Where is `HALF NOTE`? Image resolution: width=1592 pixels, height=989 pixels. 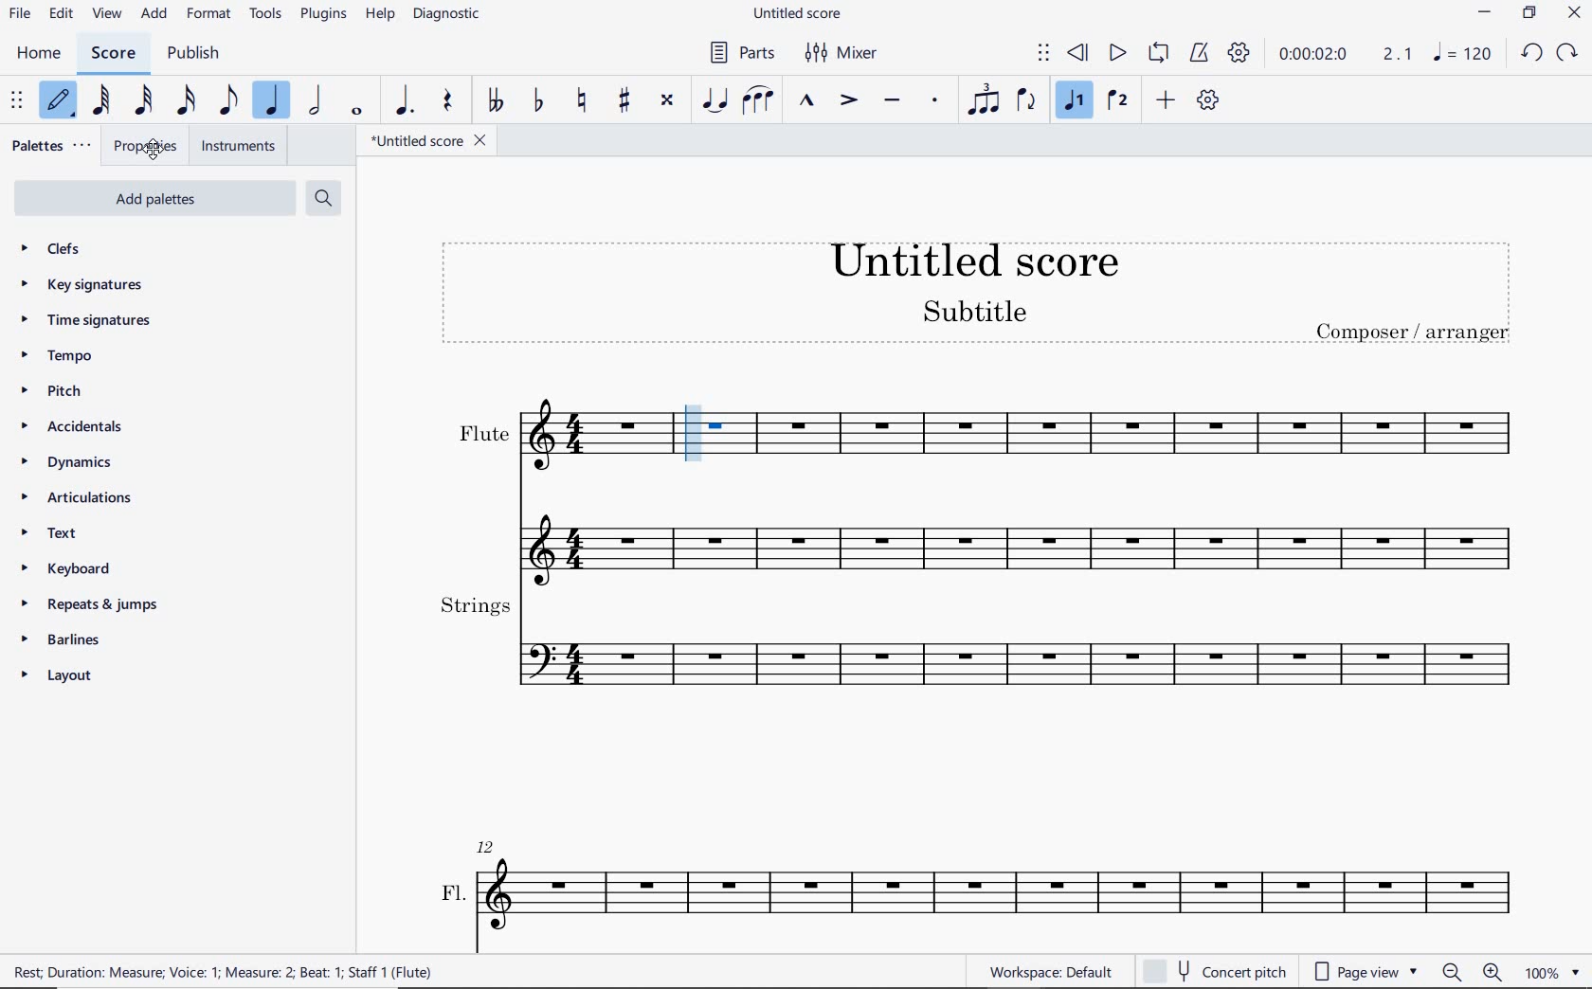
HALF NOTE is located at coordinates (317, 101).